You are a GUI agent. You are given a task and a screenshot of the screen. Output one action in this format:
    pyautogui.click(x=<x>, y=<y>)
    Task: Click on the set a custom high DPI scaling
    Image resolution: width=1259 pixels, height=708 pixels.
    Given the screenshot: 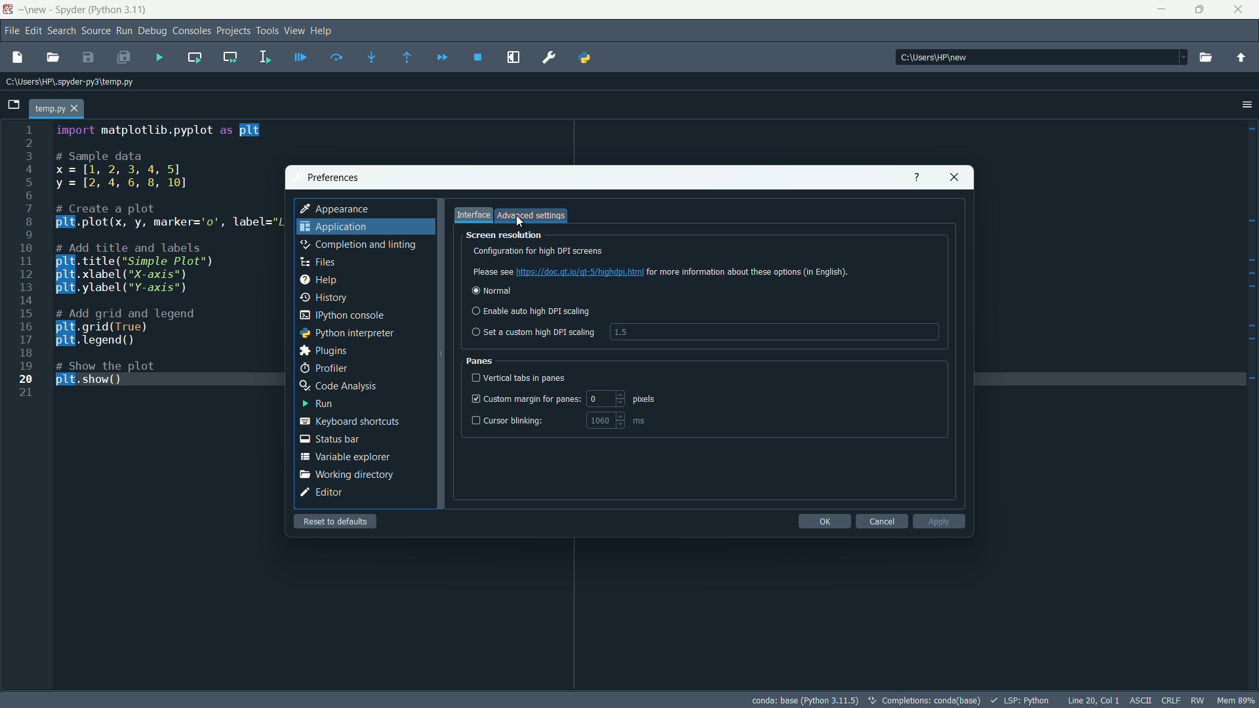 What is the action you would take?
    pyautogui.click(x=534, y=331)
    